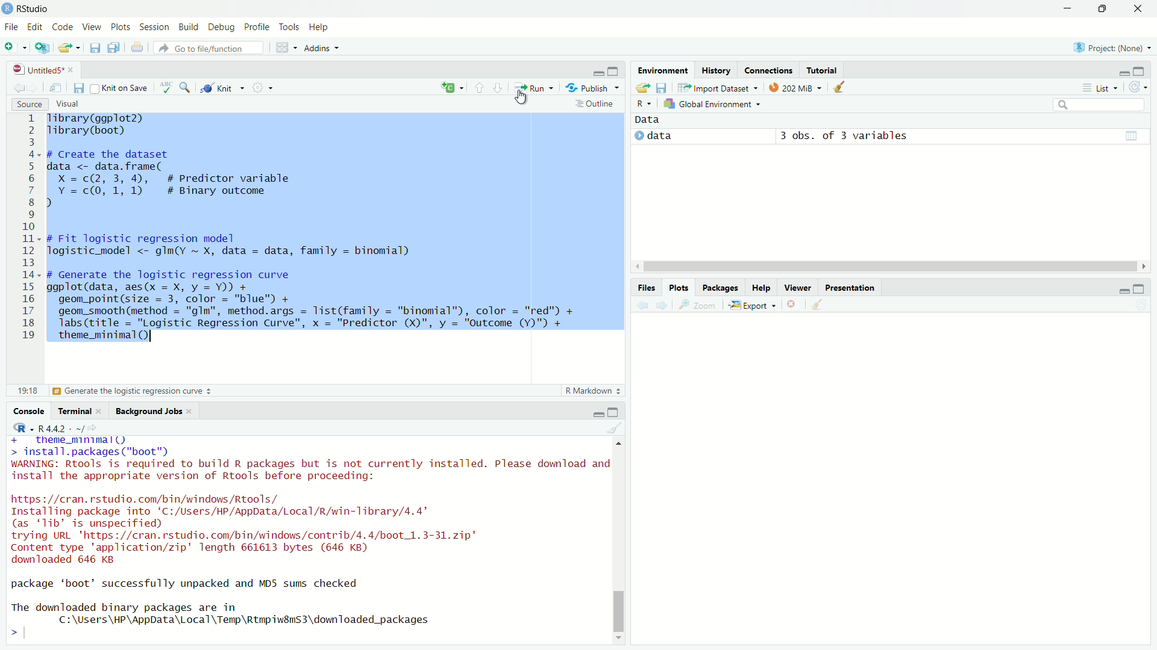 This screenshot has height=650, width=1157. What do you see at coordinates (35, 88) in the screenshot?
I see `Go forward to next source location` at bounding box center [35, 88].